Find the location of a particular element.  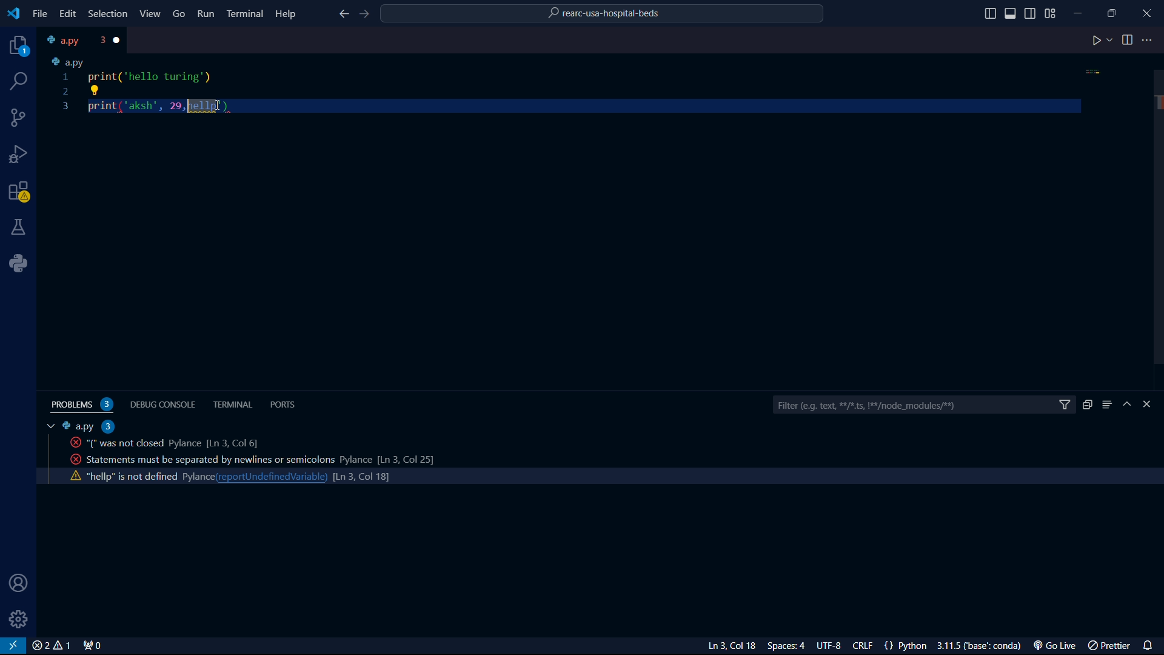

close program is located at coordinates (1147, 12).